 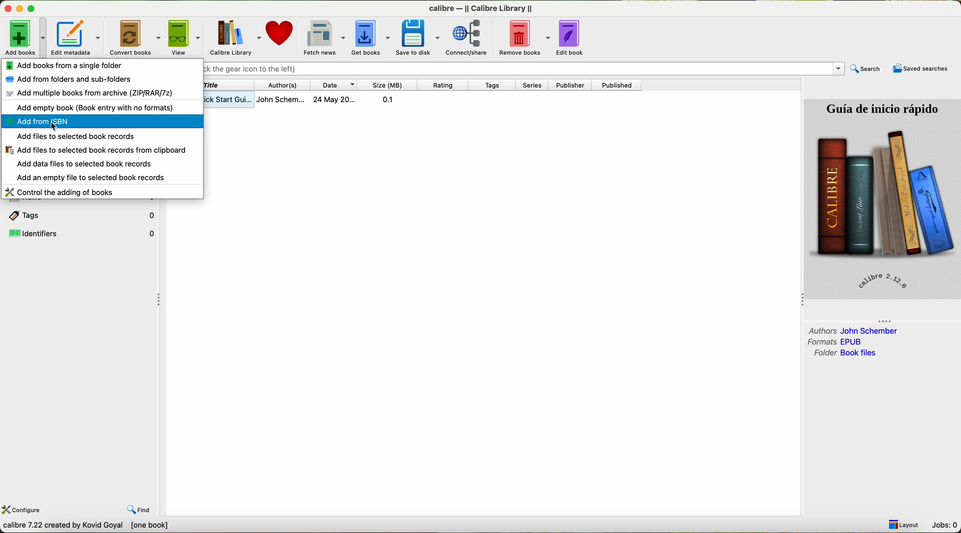 I want to click on add empty book, so click(x=89, y=107).